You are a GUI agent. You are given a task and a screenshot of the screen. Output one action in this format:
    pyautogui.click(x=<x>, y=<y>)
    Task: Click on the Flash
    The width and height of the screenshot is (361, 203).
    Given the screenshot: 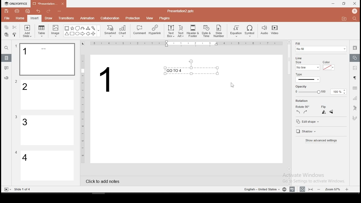 What is the action you would take?
    pyautogui.click(x=94, y=28)
    